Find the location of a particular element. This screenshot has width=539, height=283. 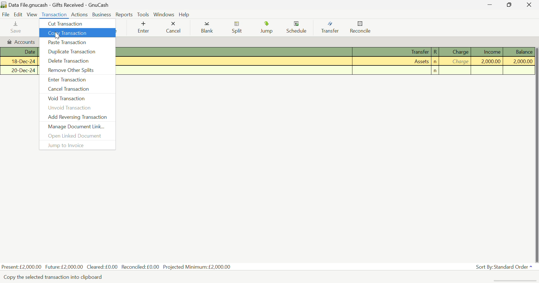

Windows is located at coordinates (164, 14).